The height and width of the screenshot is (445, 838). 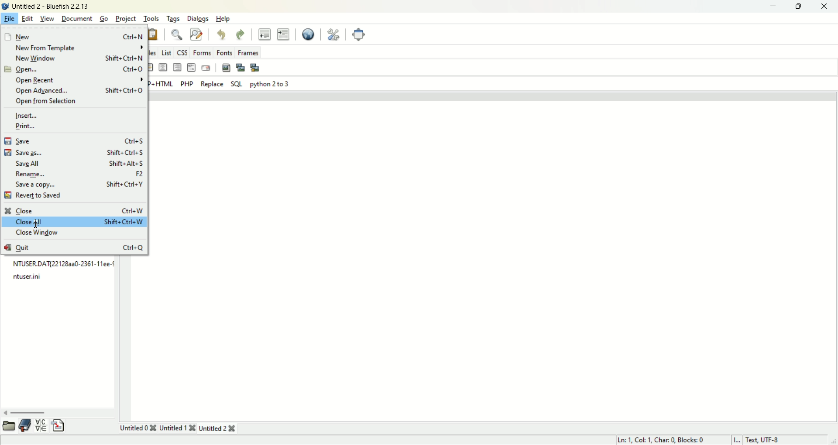 I want to click on PHP+HTML, so click(x=161, y=85).